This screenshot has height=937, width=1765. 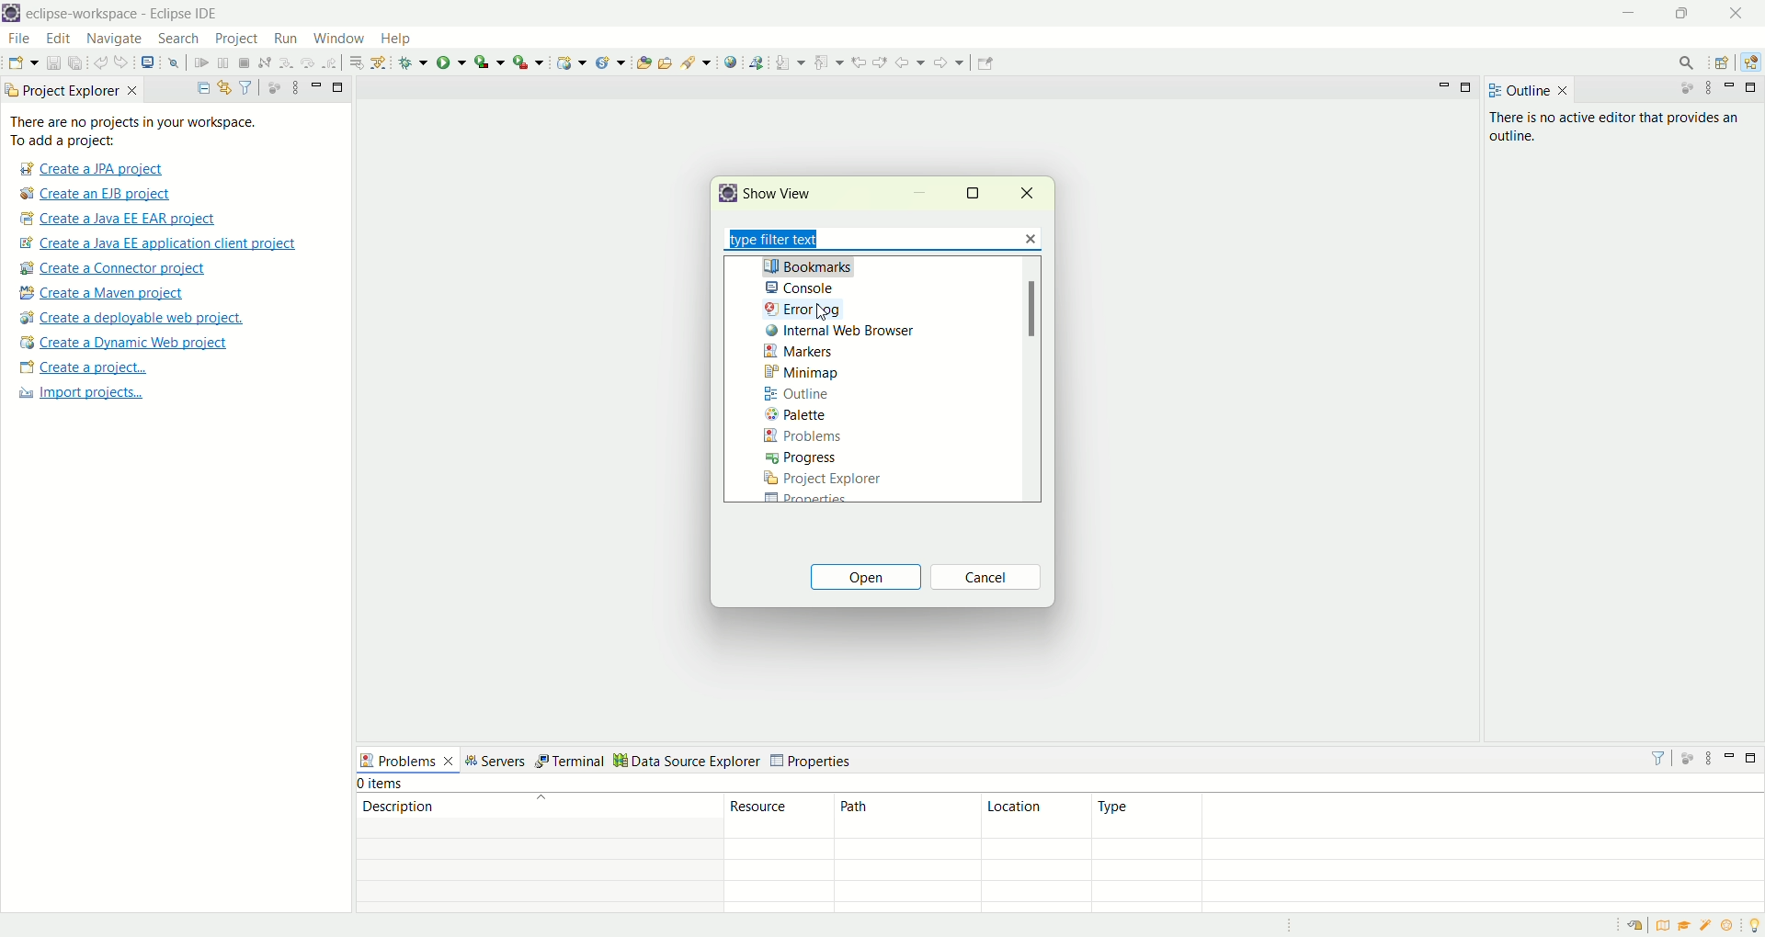 I want to click on properties, so click(x=813, y=759).